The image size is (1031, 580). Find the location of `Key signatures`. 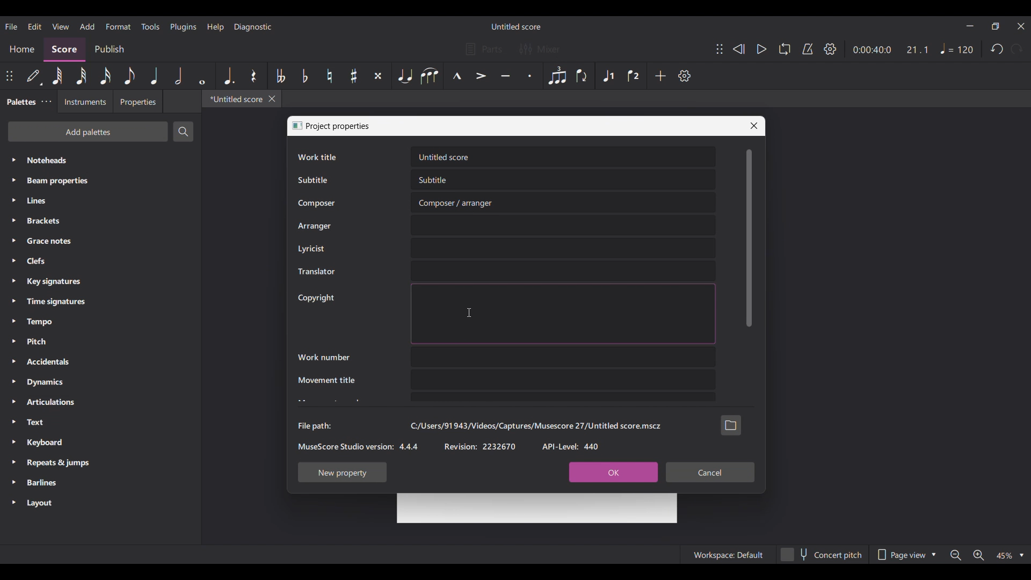

Key signatures is located at coordinates (101, 281).